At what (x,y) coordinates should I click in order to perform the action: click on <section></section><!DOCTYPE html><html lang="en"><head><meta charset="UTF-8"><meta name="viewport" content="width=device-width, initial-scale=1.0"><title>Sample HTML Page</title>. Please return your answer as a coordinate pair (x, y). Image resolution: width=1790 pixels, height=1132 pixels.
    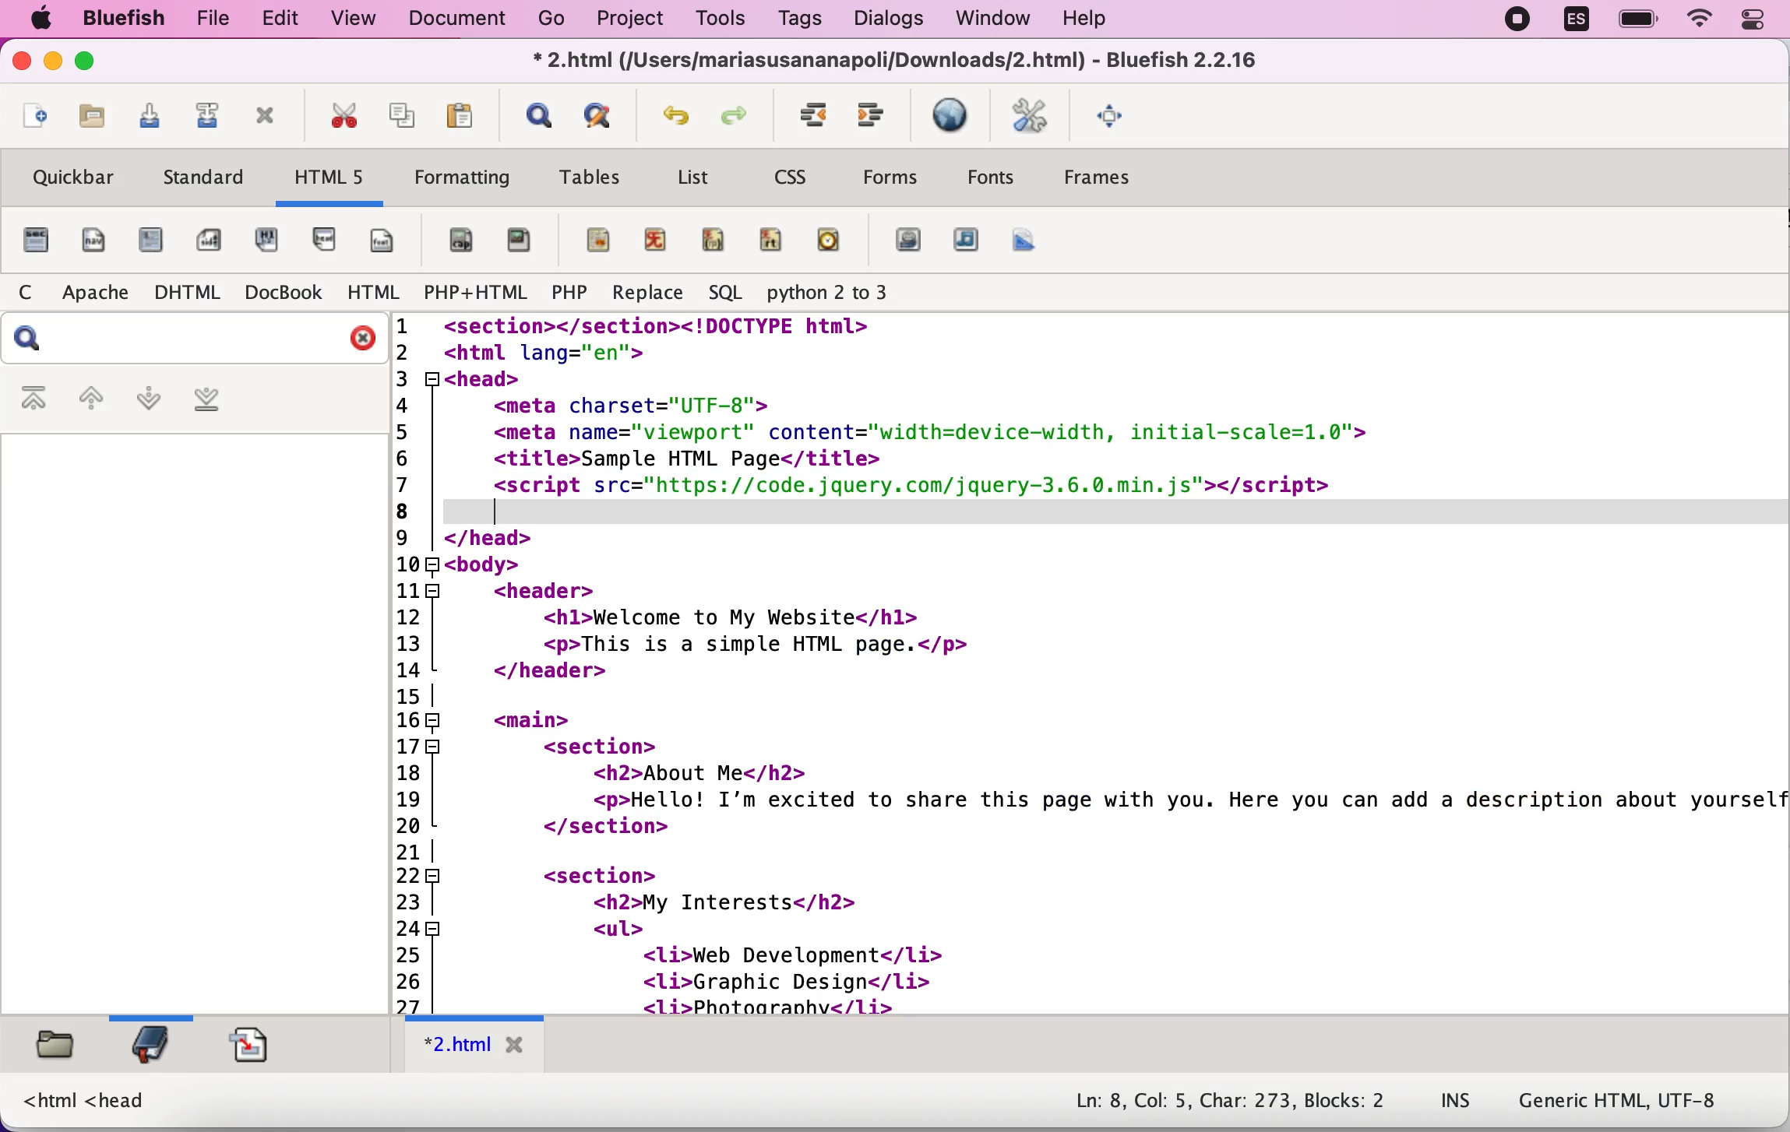
    Looking at the image, I should click on (1081, 394).